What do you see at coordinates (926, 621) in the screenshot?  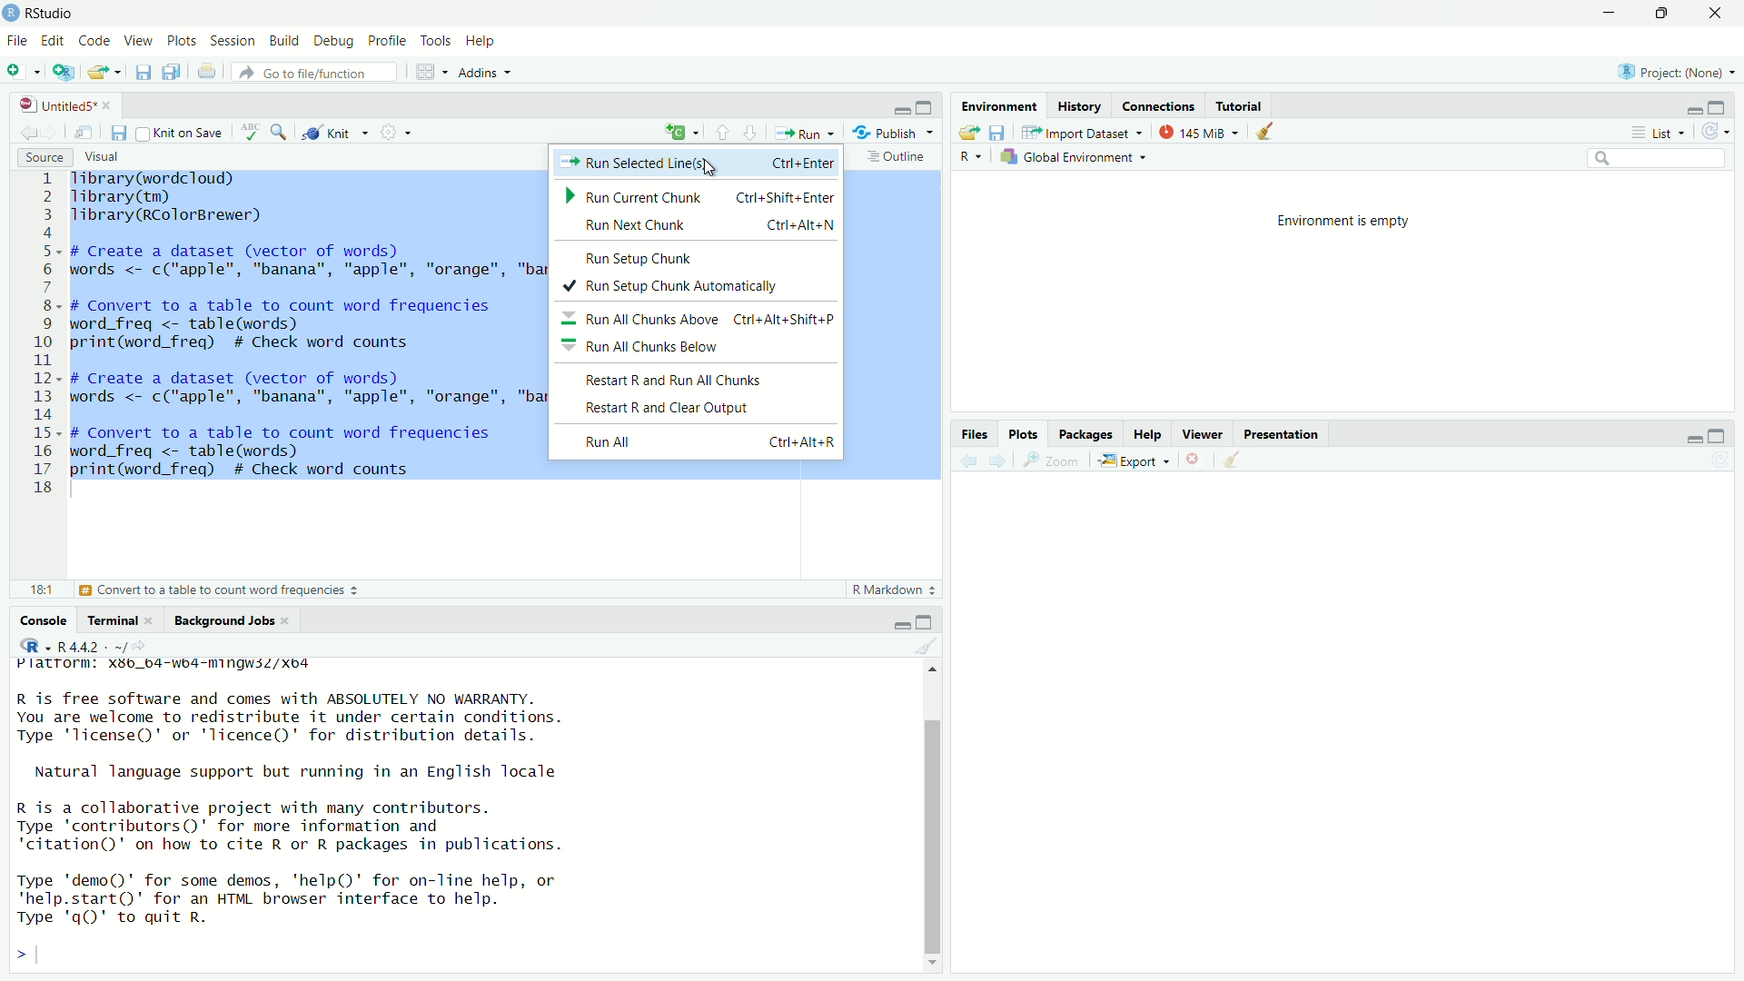 I see `Maximize` at bounding box center [926, 621].